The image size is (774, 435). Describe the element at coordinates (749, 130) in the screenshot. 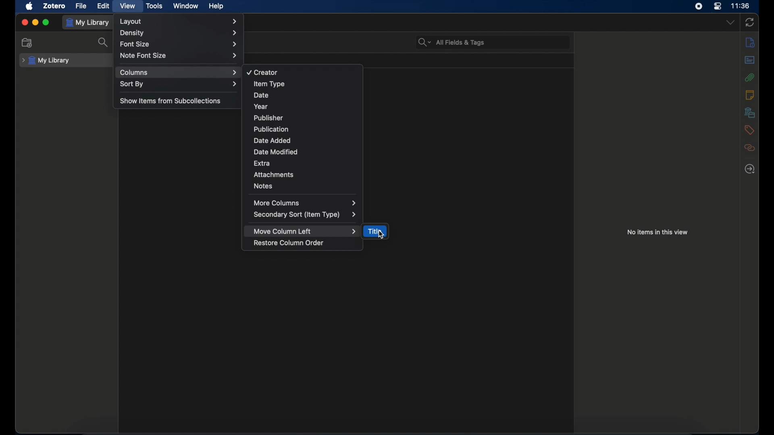

I see `tags` at that location.